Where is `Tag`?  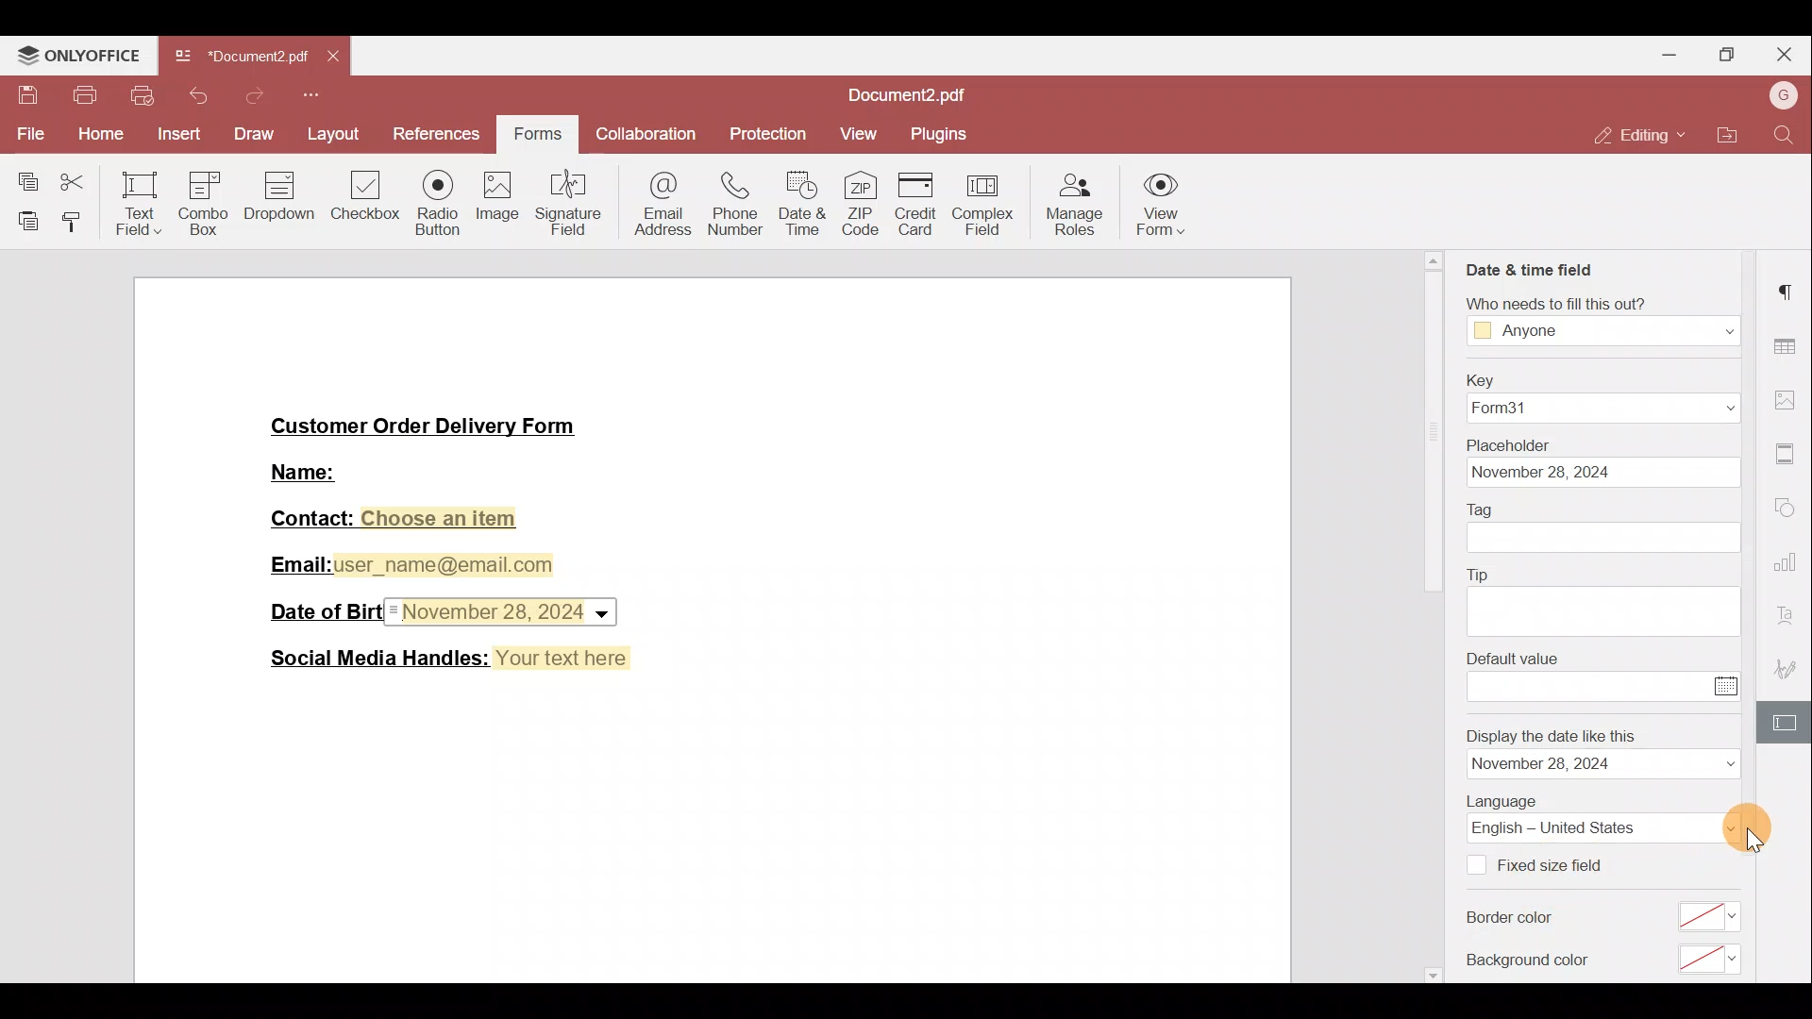
Tag is located at coordinates (1483, 510).